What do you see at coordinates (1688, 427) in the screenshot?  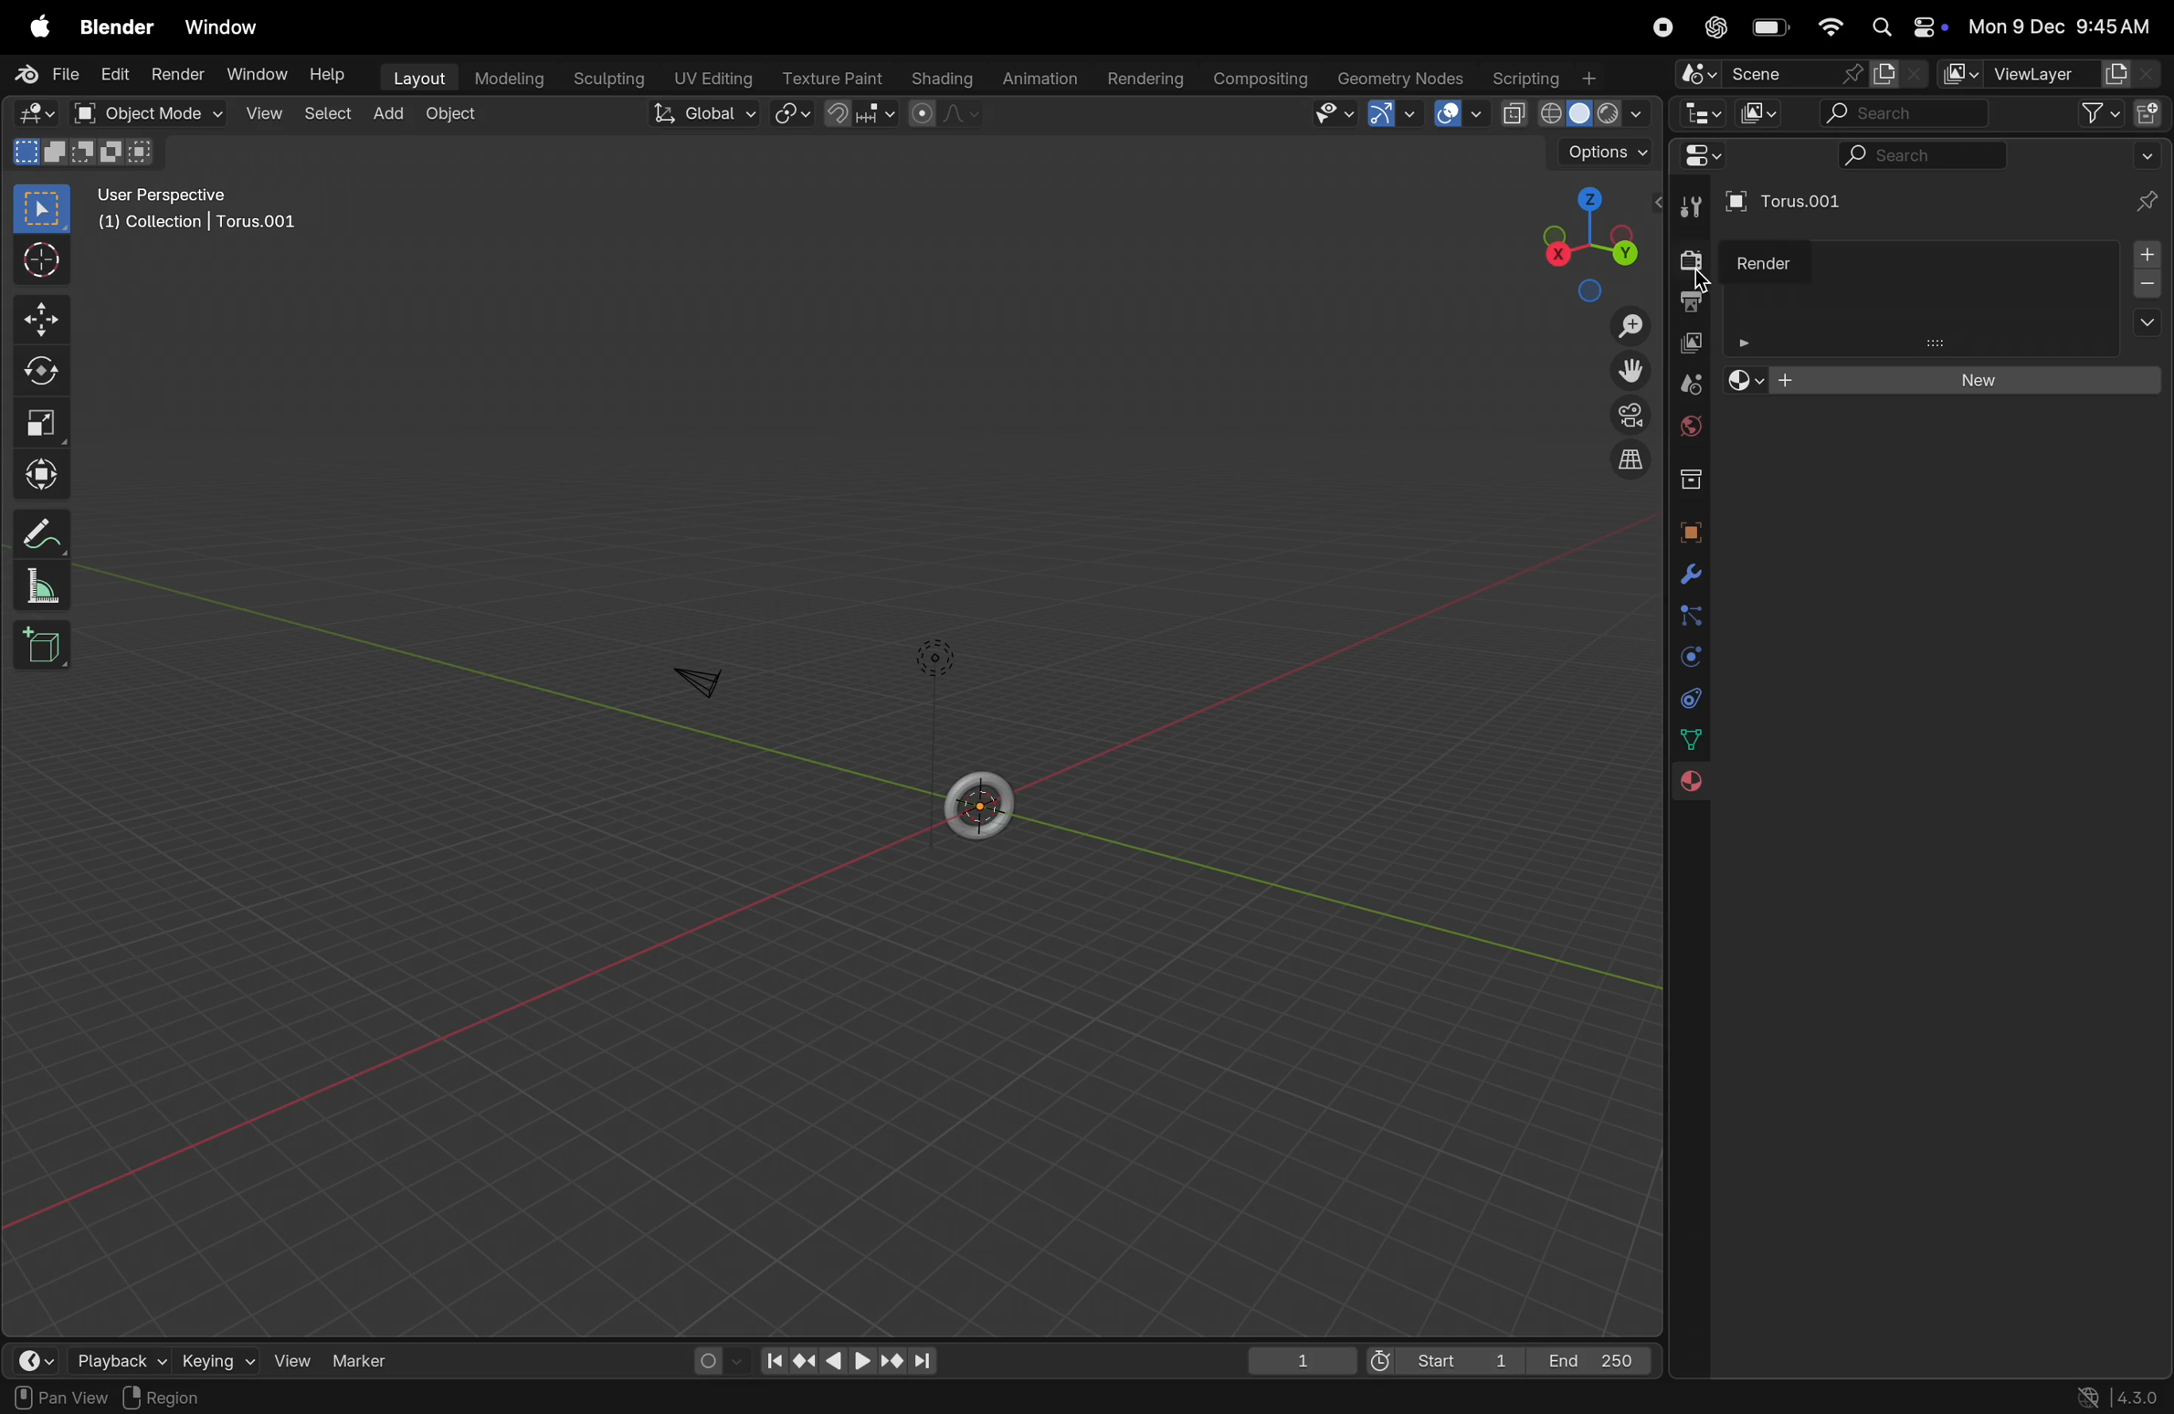 I see `world` at bounding box center [1688, 427].